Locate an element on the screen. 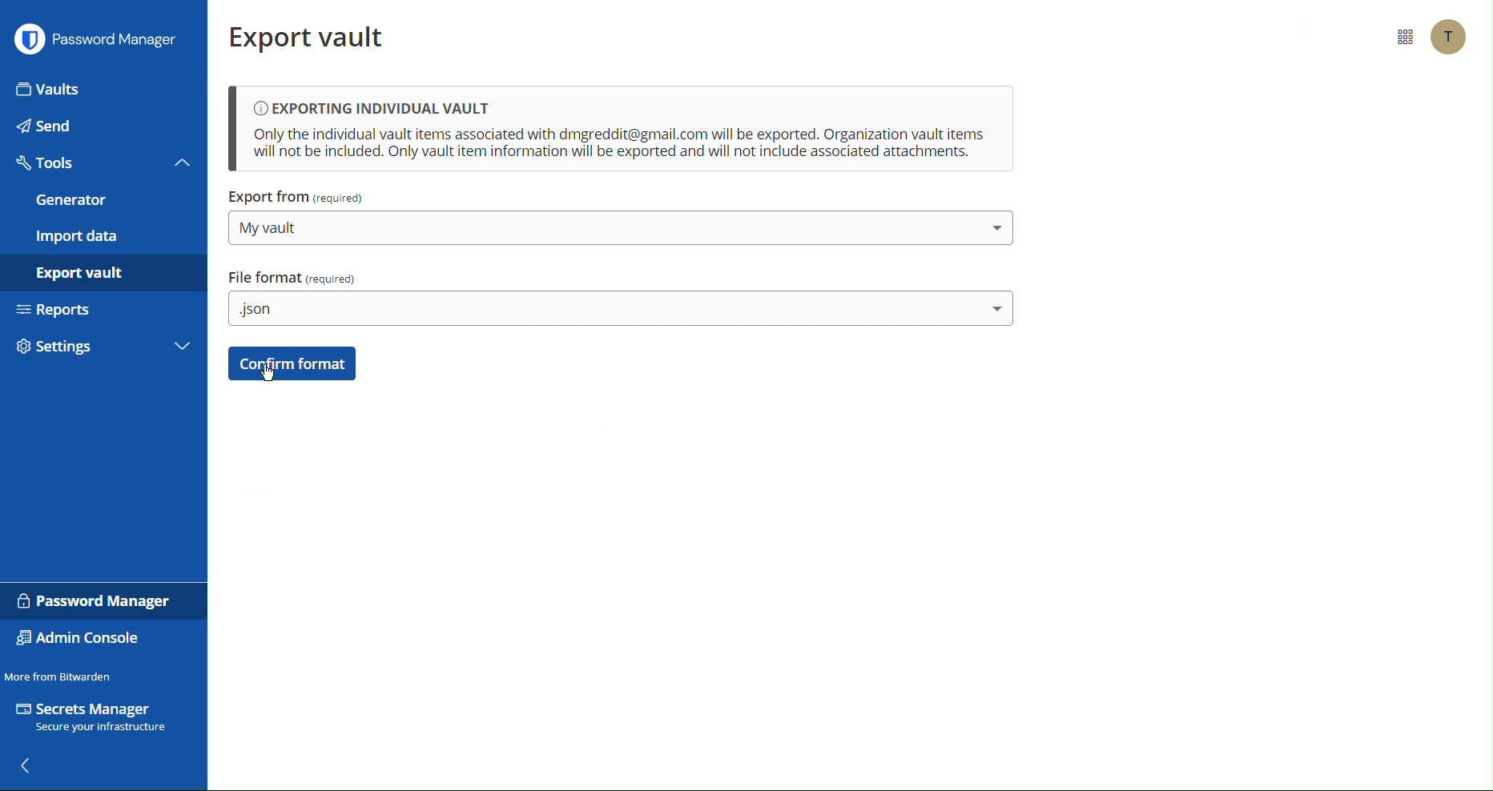 This screenshot has width=1493, height=791. Password Manager is located at coordinates (97, 601).